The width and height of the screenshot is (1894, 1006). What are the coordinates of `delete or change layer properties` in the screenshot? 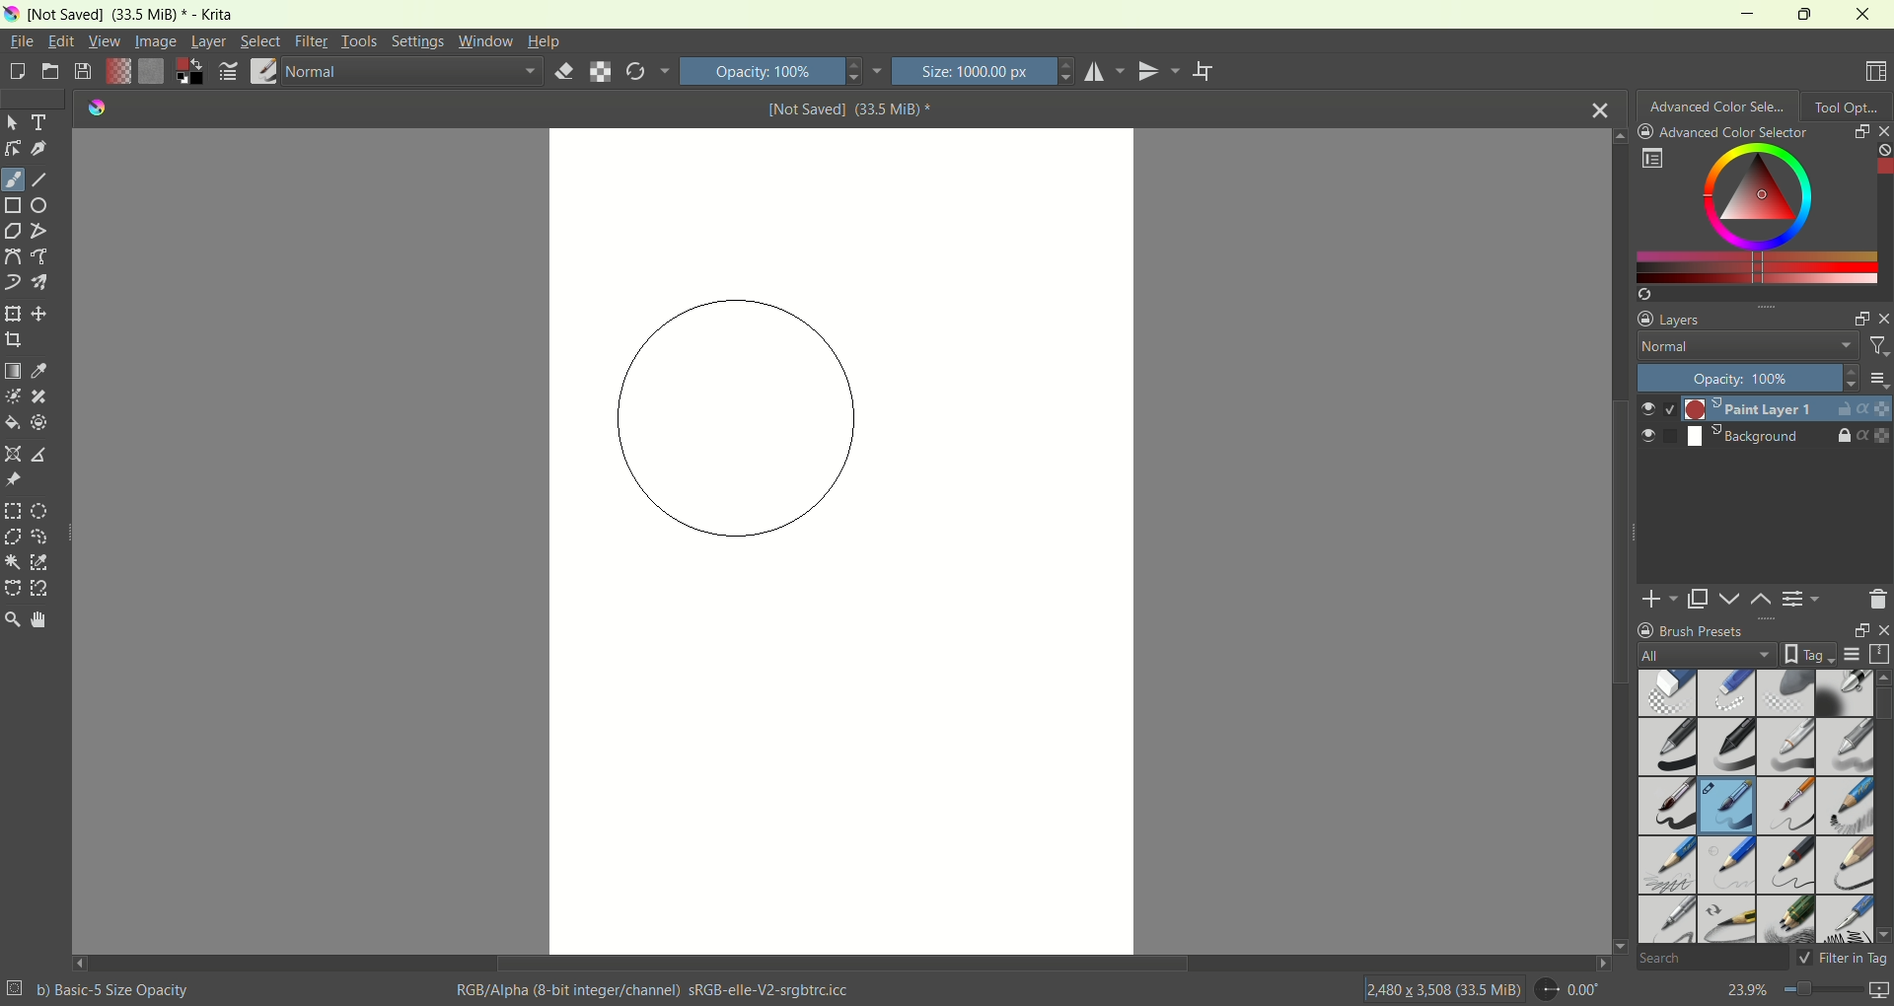 It's located at (1803, 602).